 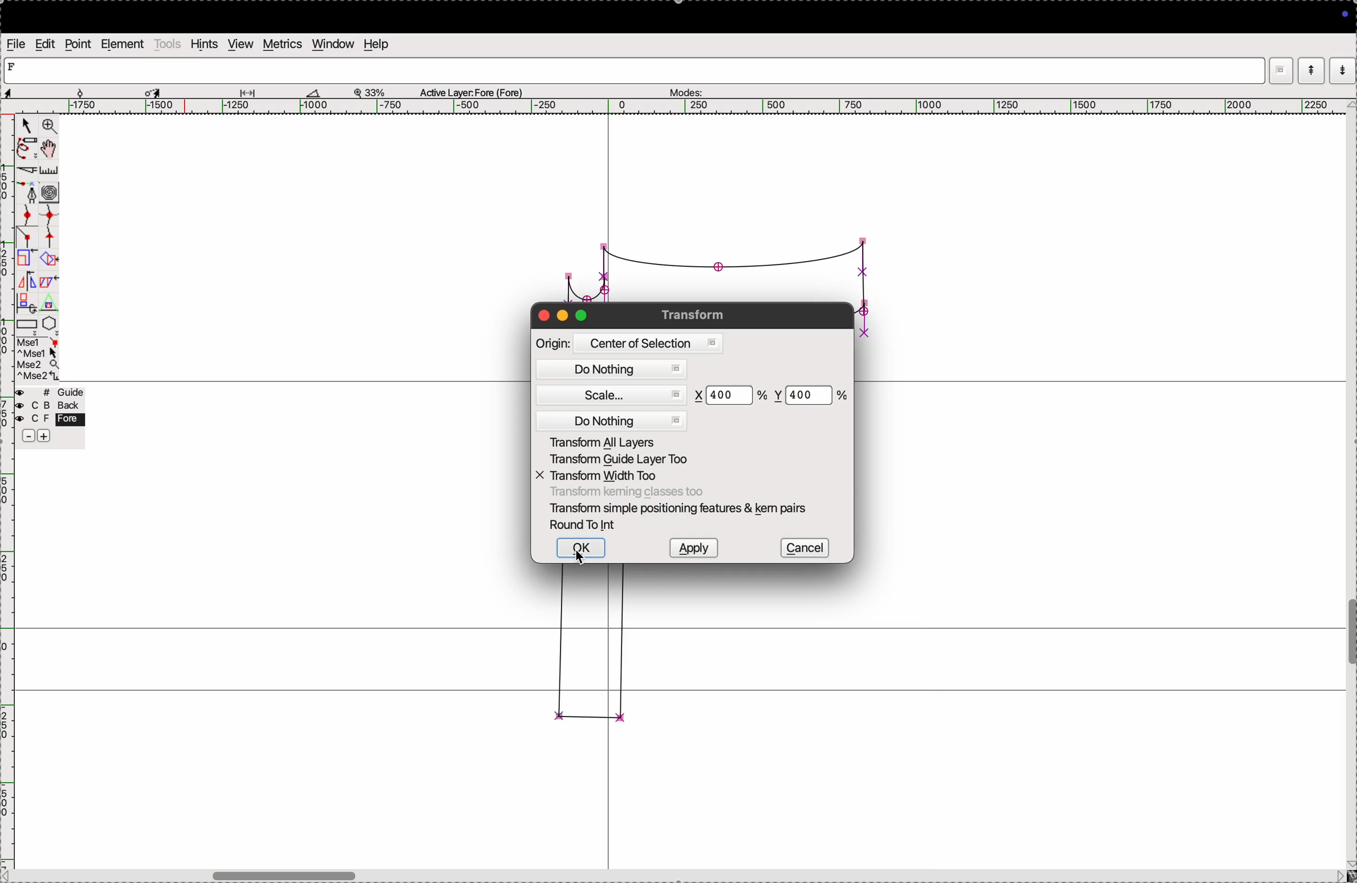 What do you see at coordinates (53, 392) in the screenshot?
I see `guide` at bounding box center [53, 392].